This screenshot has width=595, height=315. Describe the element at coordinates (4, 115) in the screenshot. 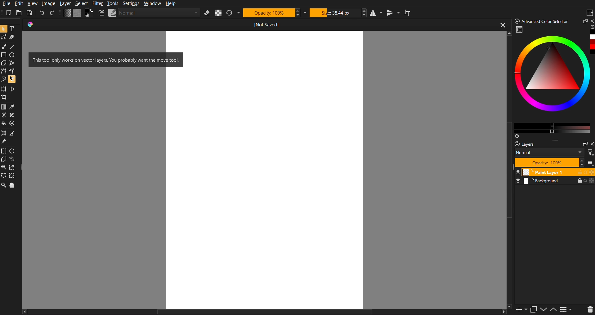

I see `Colorise Mask` at that location.